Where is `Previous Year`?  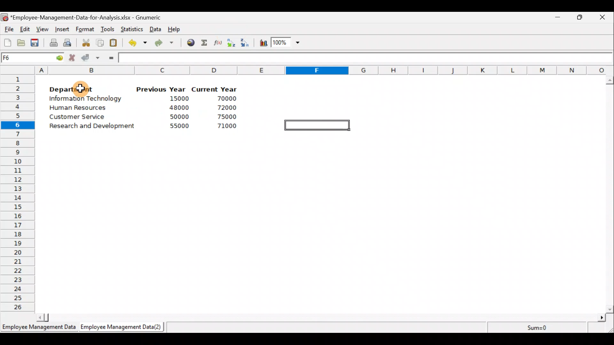 Previous Year is located at coordinates (161, 89).